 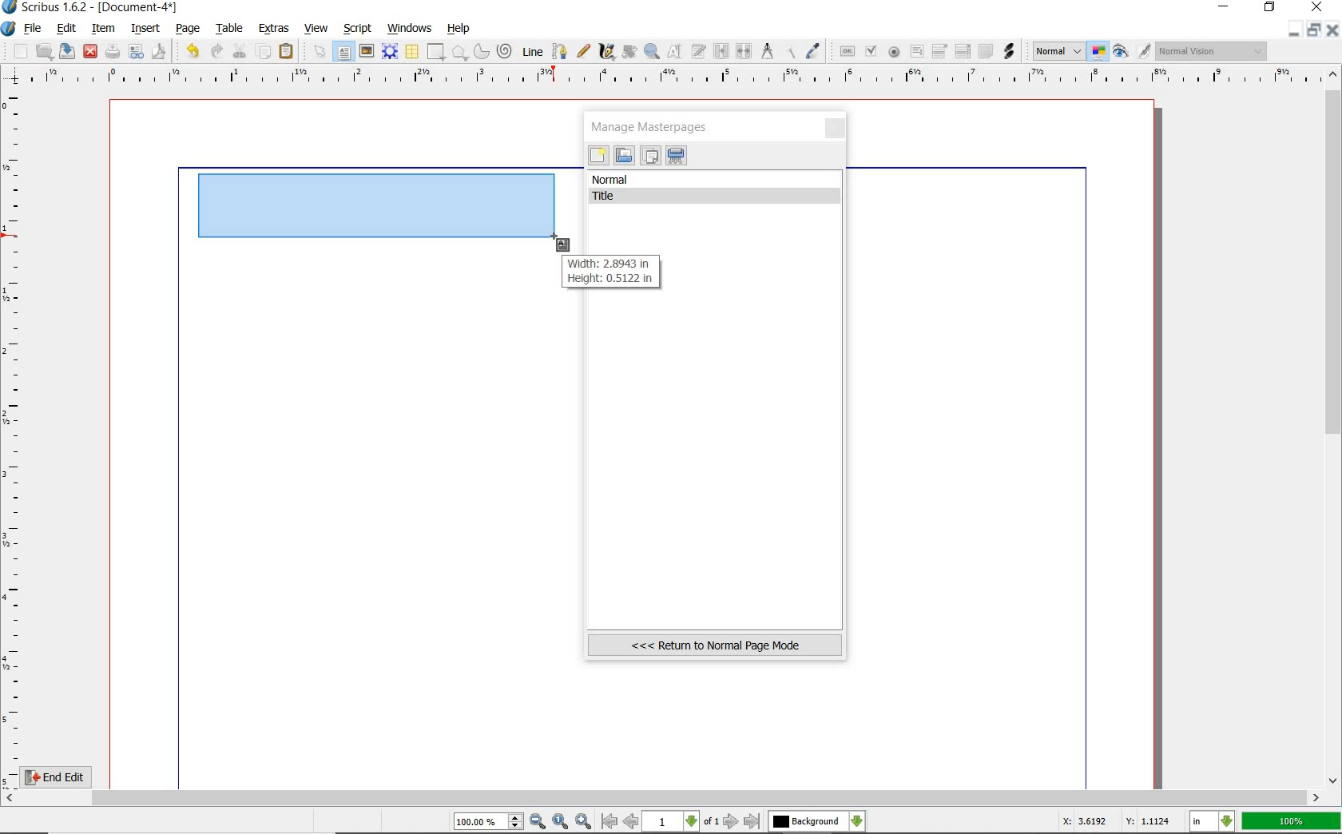 What do you see at coordinates (216, 50) in the screenshot?
I see `redo` at bounding box center [216, 50].